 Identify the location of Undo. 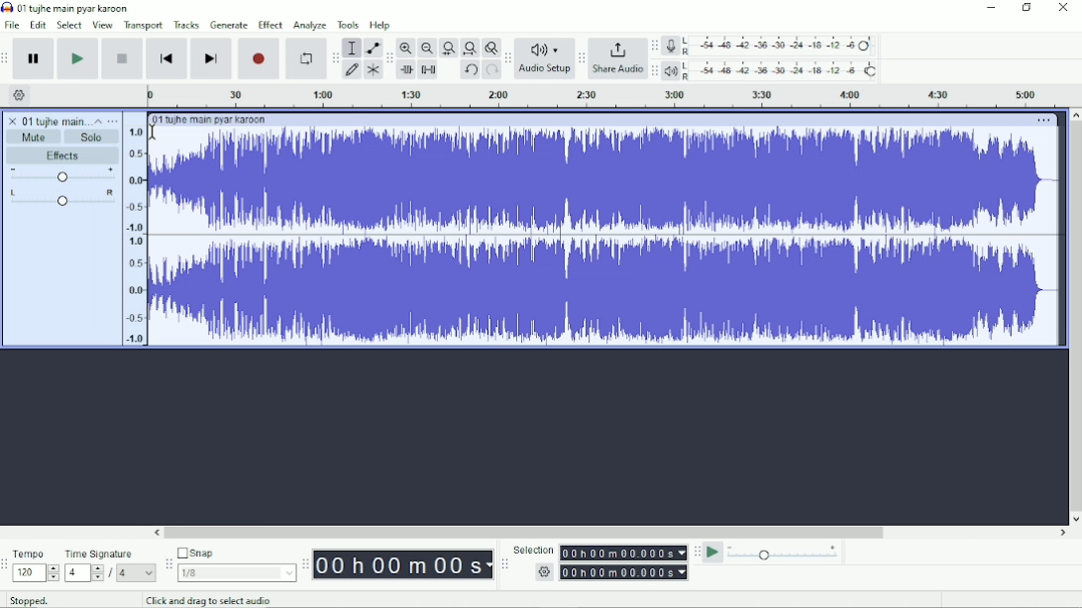
(470, 70).